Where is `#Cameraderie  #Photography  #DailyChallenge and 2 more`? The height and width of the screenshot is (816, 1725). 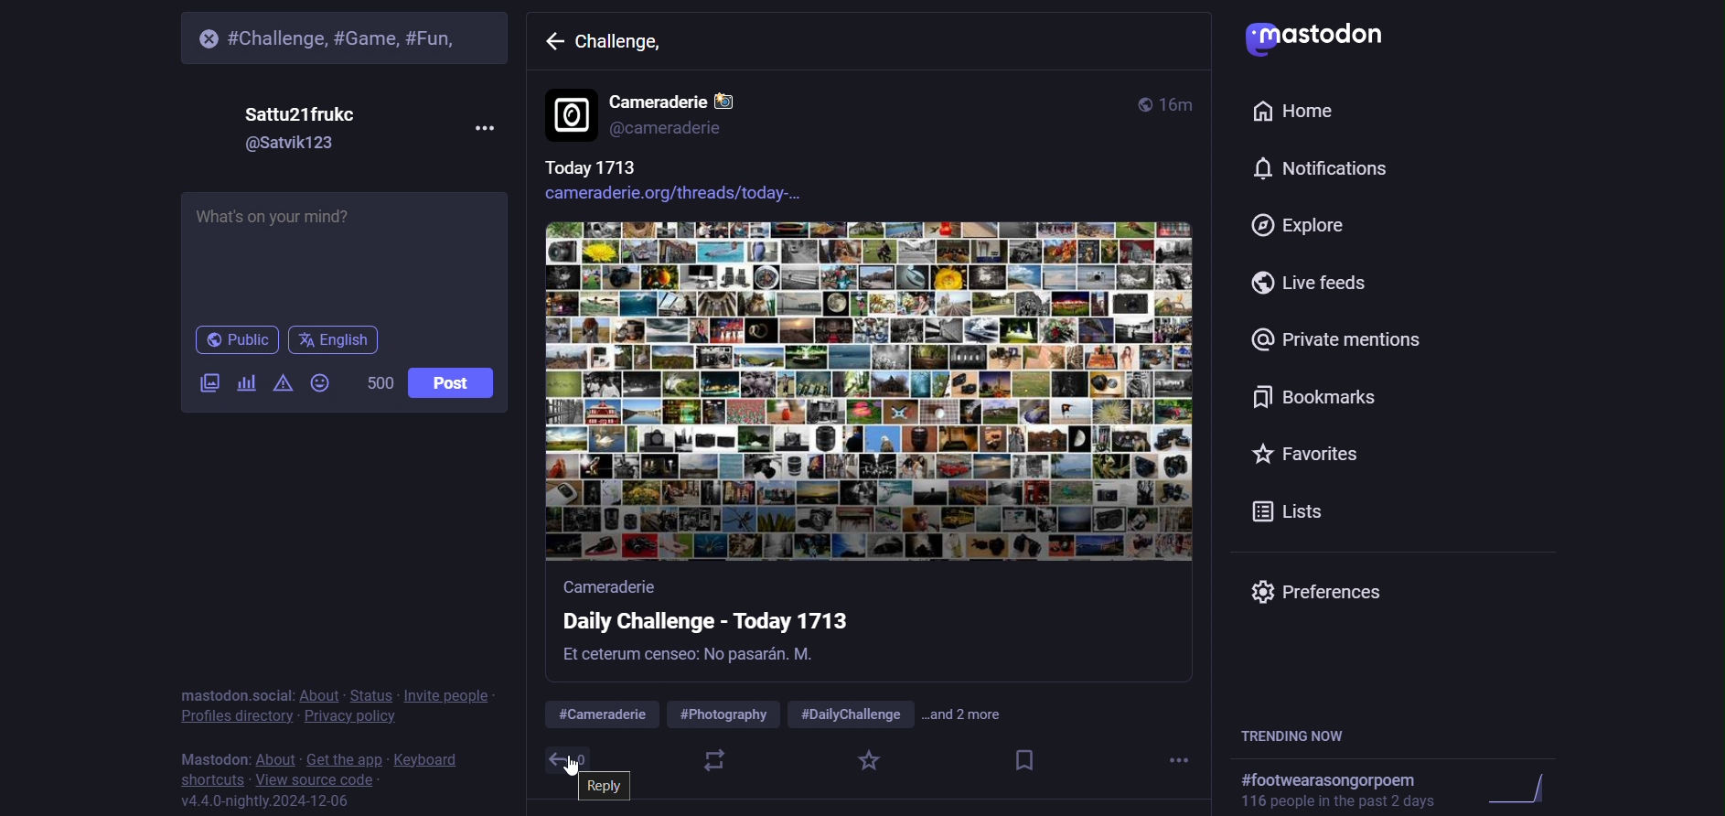
#Cameraderie  #Photography  #DailyChallenge and 2 more is located at coordinates (789, 715).